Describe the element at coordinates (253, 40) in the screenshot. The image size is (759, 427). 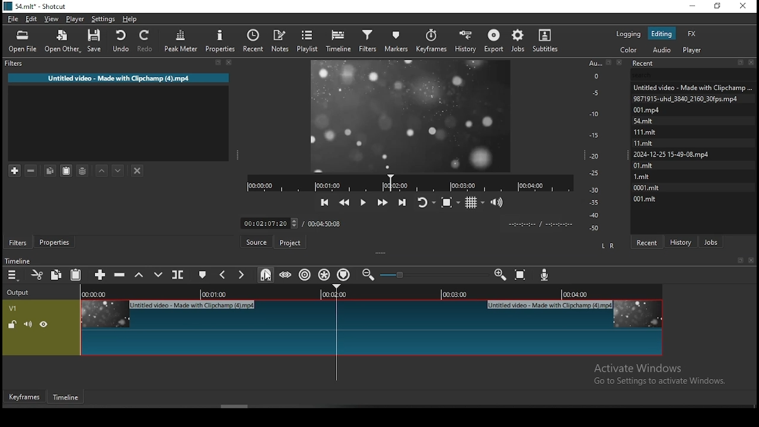
I see `recent` at that location.